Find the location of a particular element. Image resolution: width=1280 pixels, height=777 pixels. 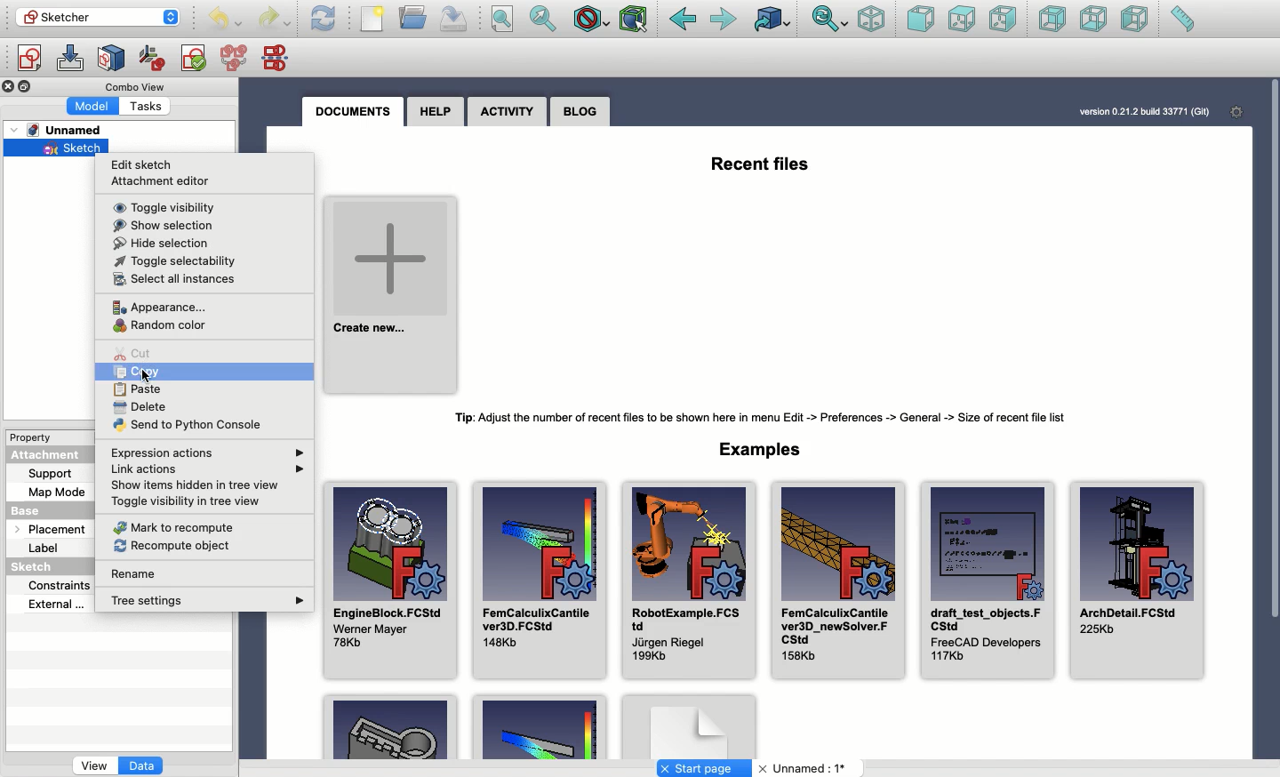

Placement is located at coordinates (46, 528).